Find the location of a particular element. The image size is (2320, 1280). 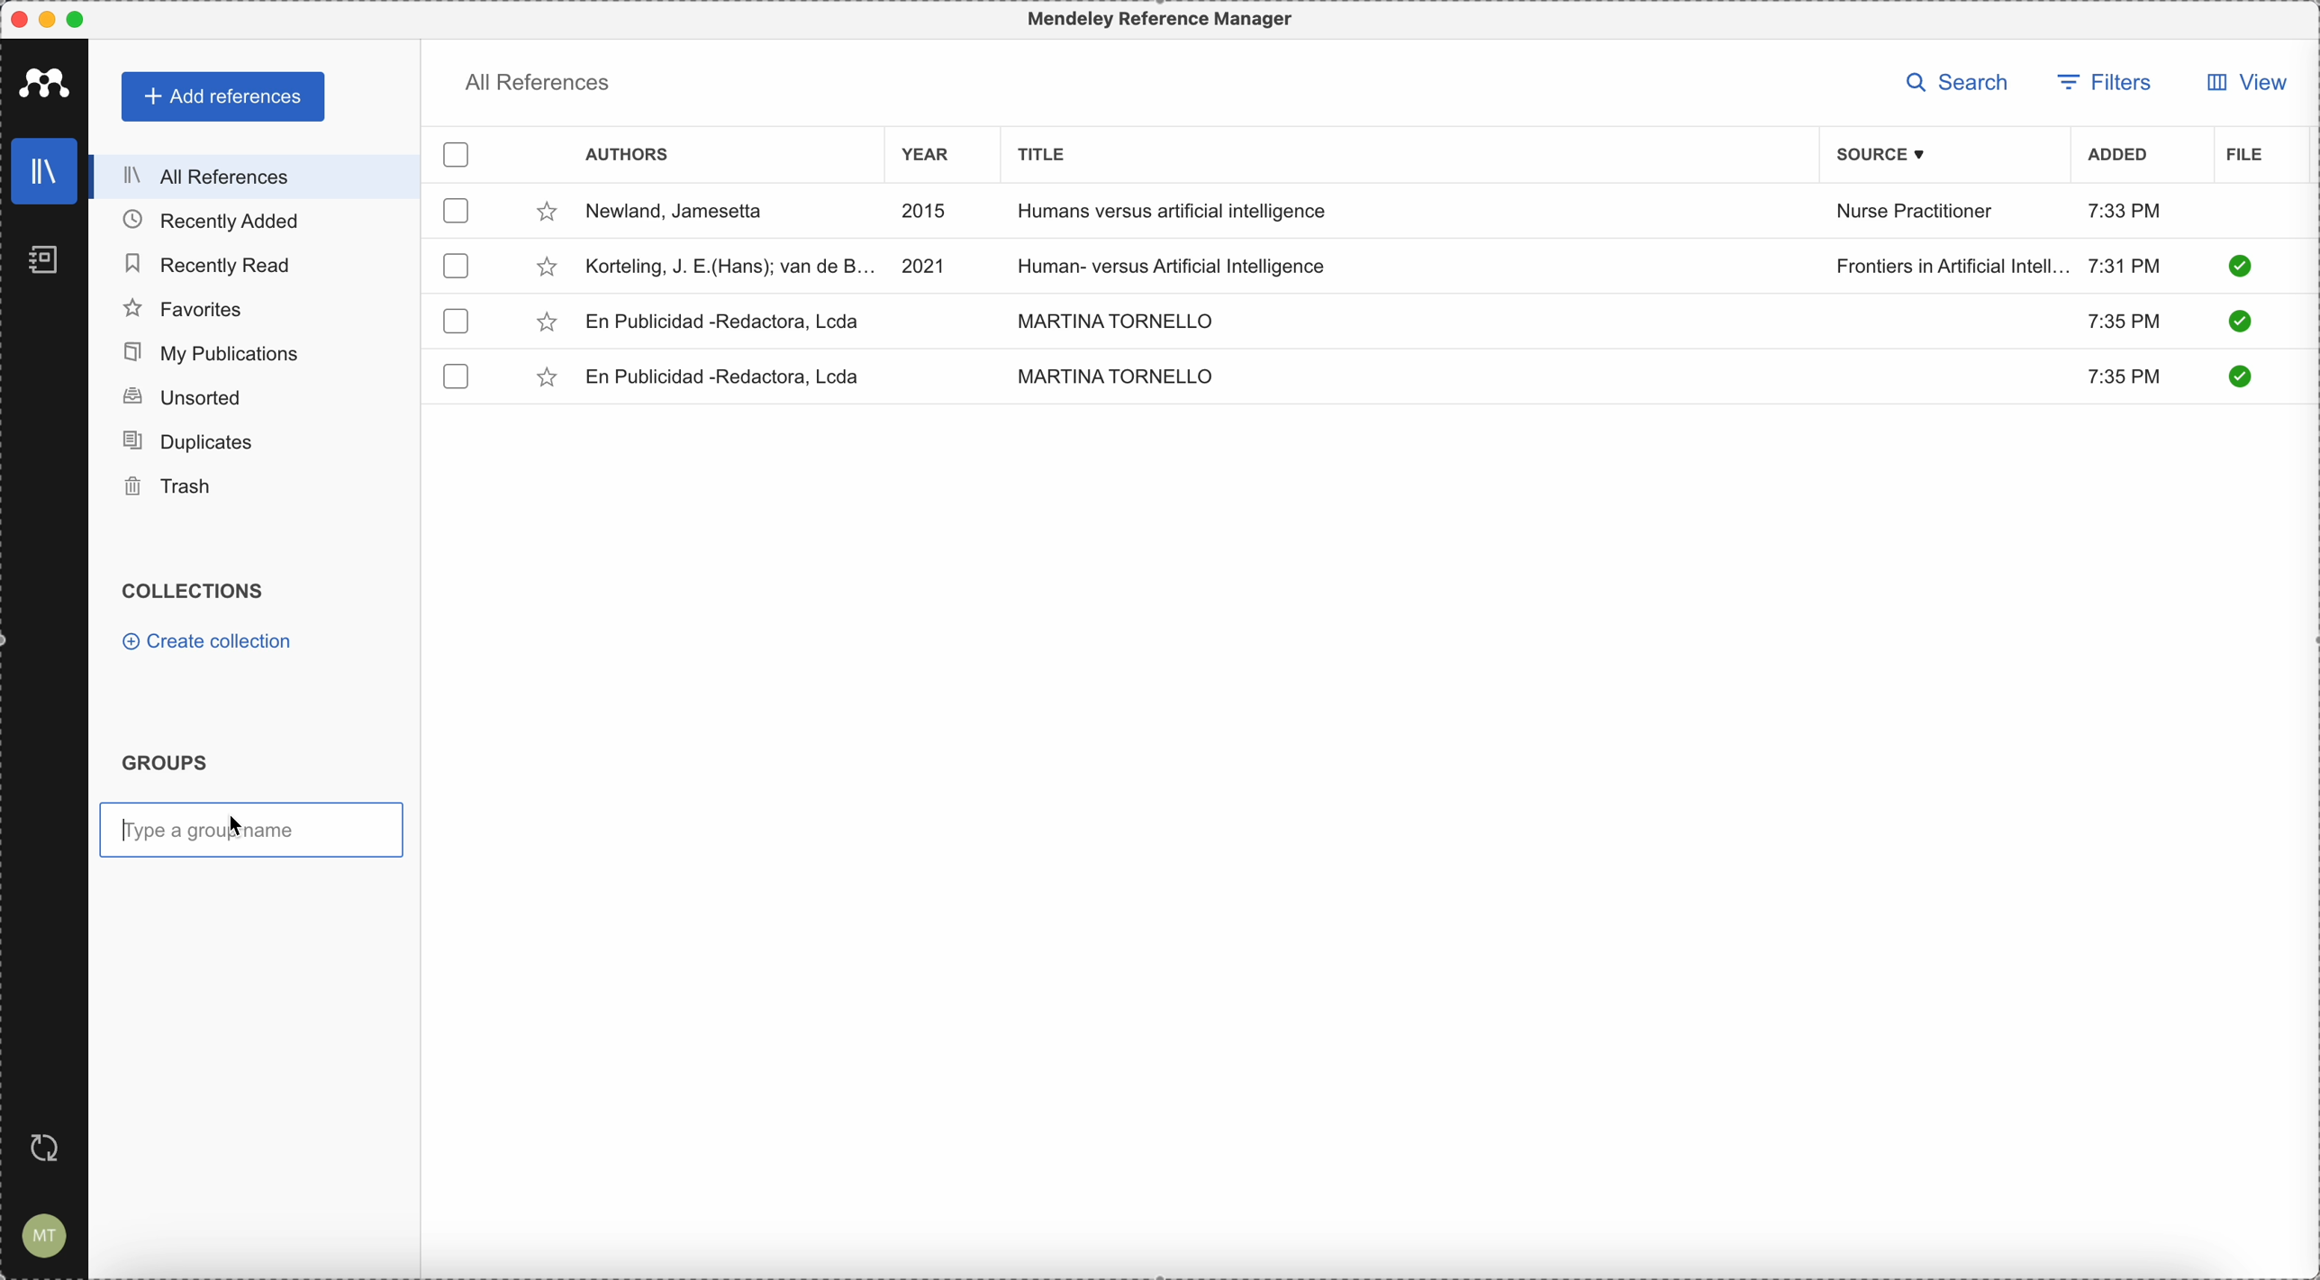

Humans versus artificial intelligence is located at coordinates (1174, 213).